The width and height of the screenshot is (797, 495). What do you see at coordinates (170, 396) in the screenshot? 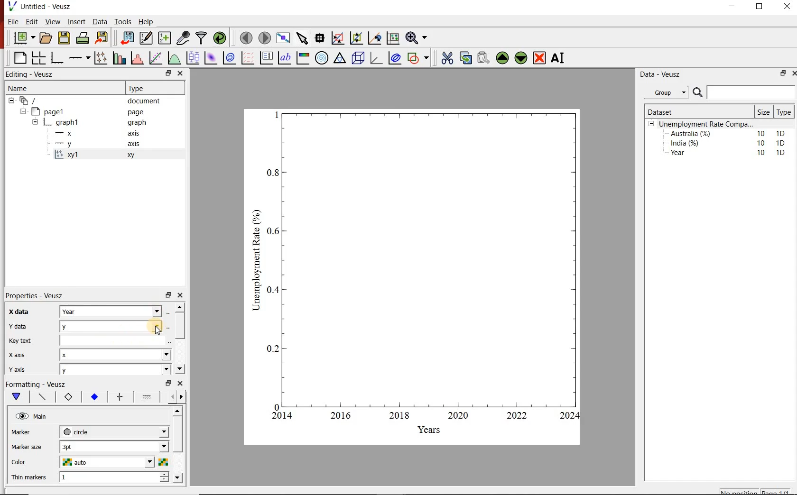
I see `more left` at bounding box center [170, 396].